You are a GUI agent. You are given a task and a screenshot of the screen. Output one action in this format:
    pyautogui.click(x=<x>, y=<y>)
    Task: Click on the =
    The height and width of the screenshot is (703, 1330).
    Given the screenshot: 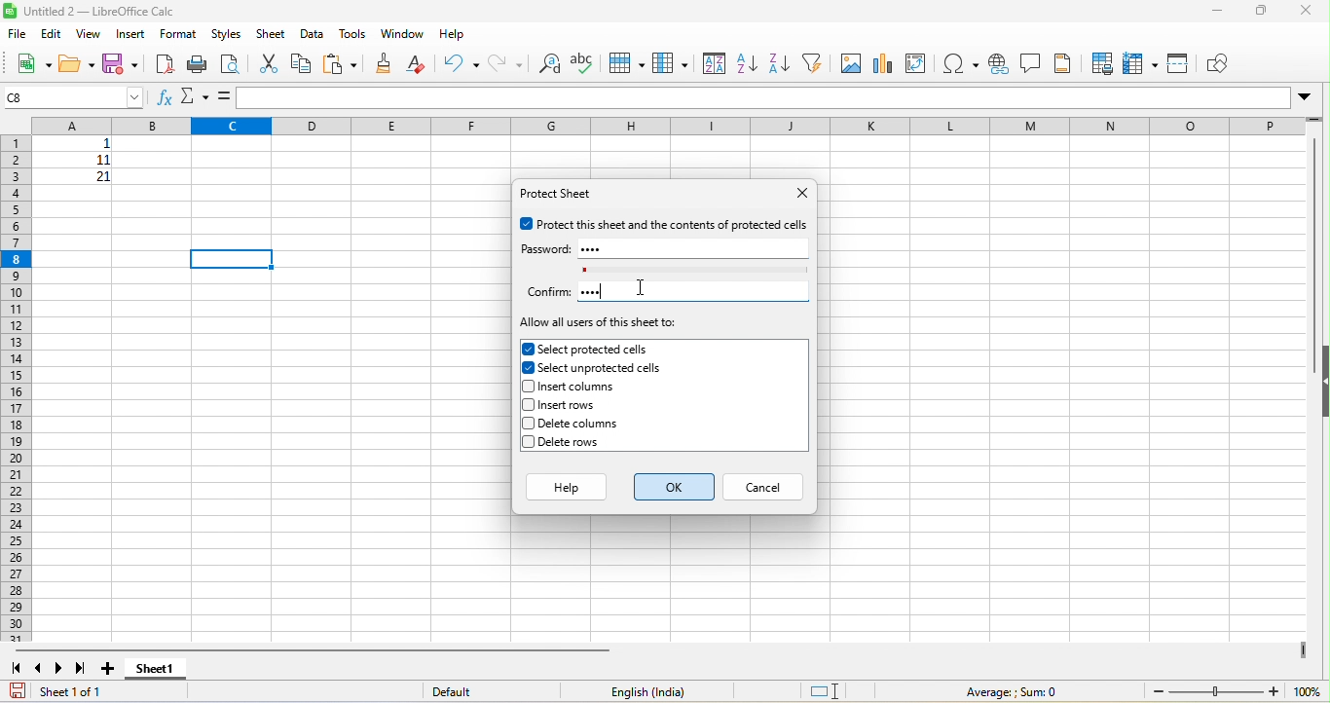 What is the action you would take?
    pyautogui.click(x=224, y=96)
    